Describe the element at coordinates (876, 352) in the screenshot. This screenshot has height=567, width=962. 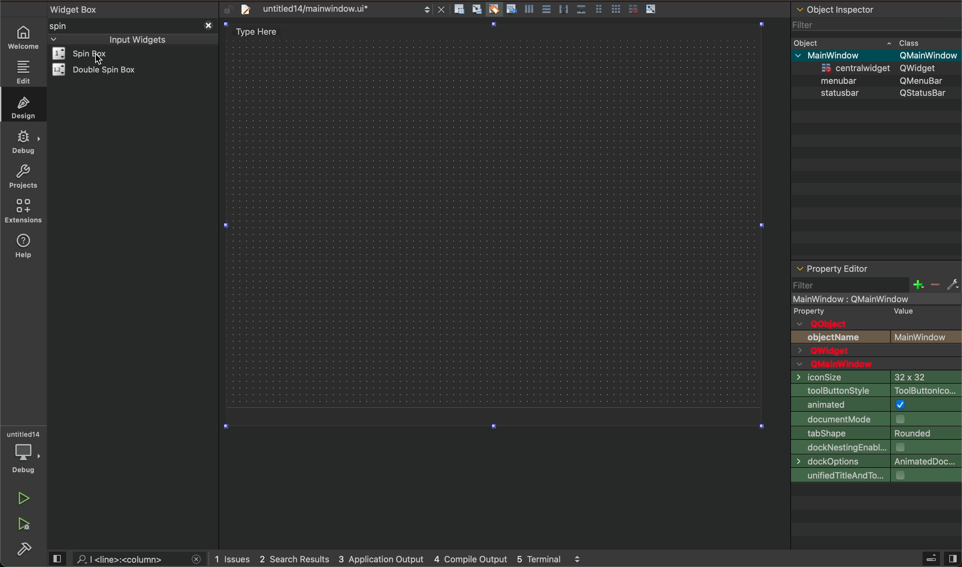
I see `qwidget` at that location.